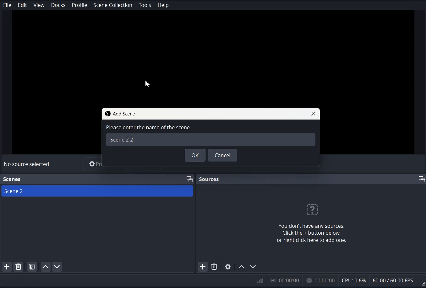 This screenshot has width=426, height=288. What do you see at coordinates (39, 5) in the screenshot?
I see `View` at bounding box center [39, 5].